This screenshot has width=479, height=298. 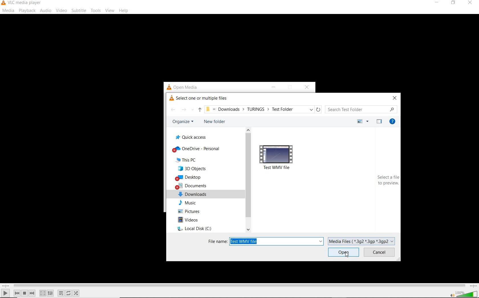 I want to click on open, so click(x=344, y=252).